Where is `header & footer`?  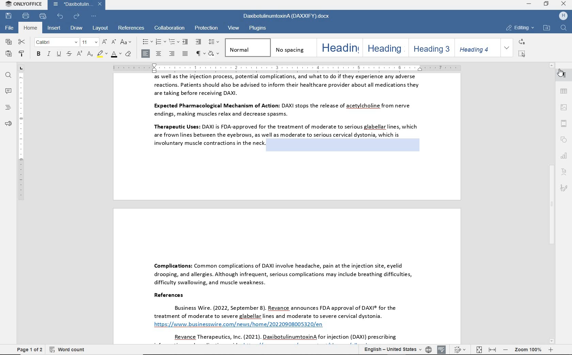
header & footer is located at coordinates (563, 123).